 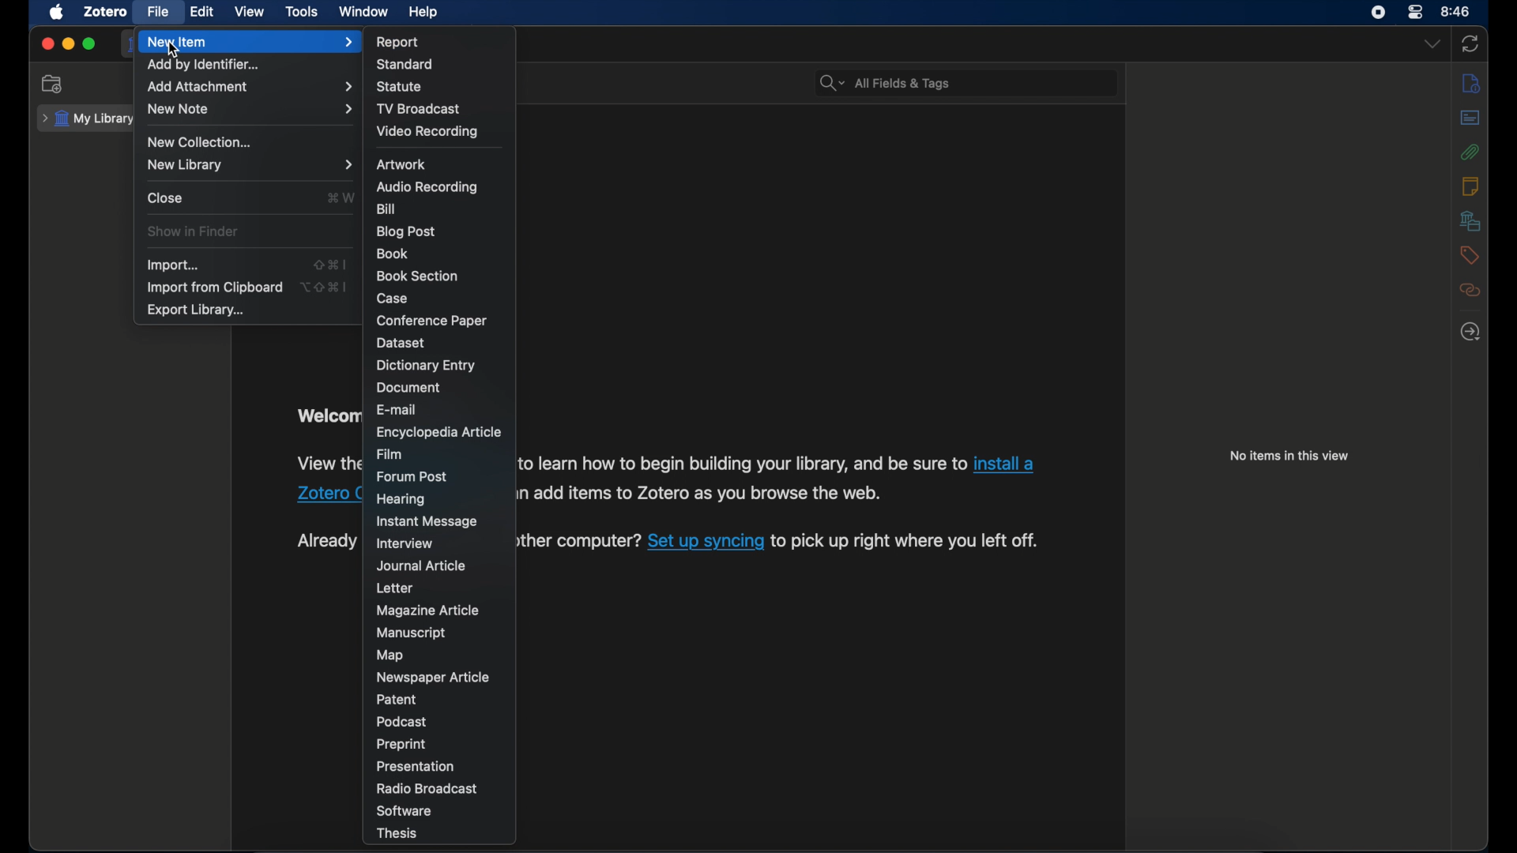 I want to click on import from clipboard, so click(x=215, y=287).